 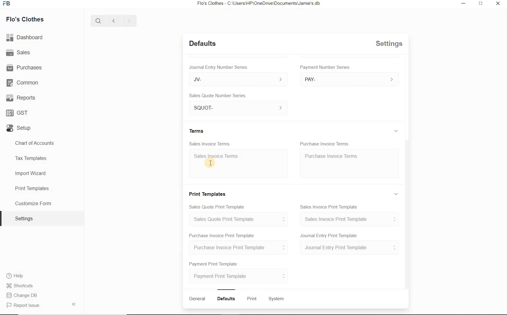 I want to click on Customize Form, so click(x=33, y=204).